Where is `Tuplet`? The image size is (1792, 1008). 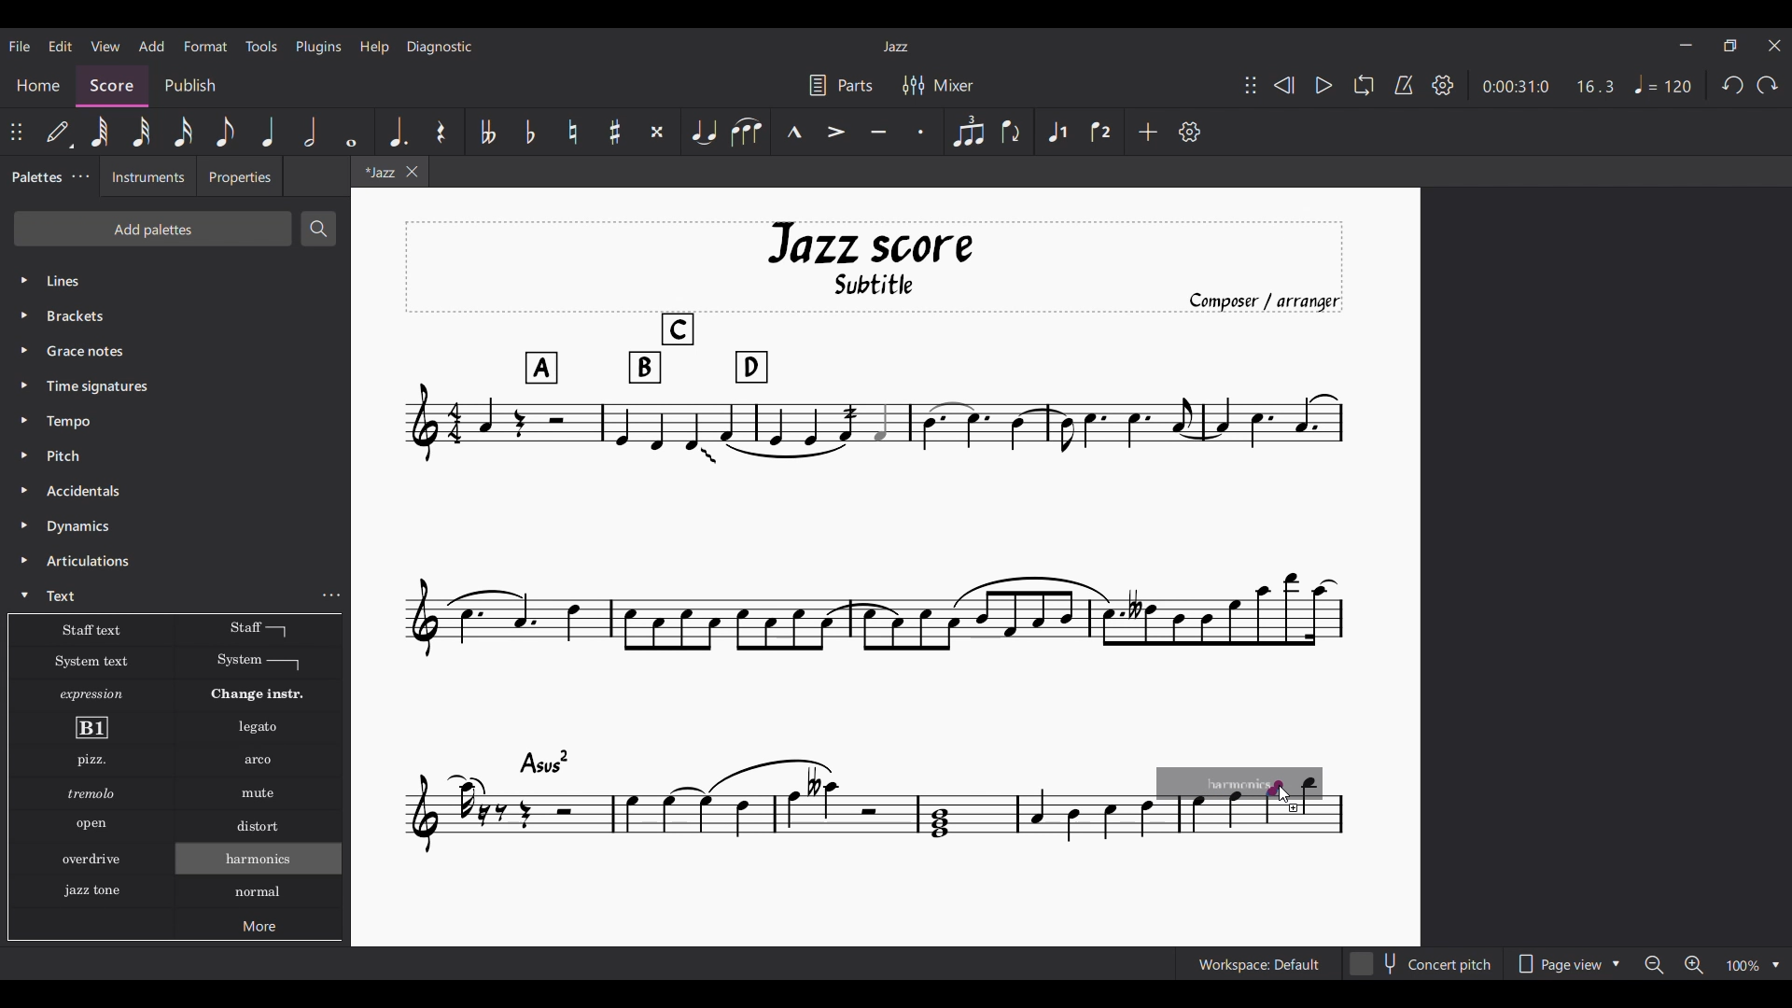 Tuplet is located at coordinates (968, 132).